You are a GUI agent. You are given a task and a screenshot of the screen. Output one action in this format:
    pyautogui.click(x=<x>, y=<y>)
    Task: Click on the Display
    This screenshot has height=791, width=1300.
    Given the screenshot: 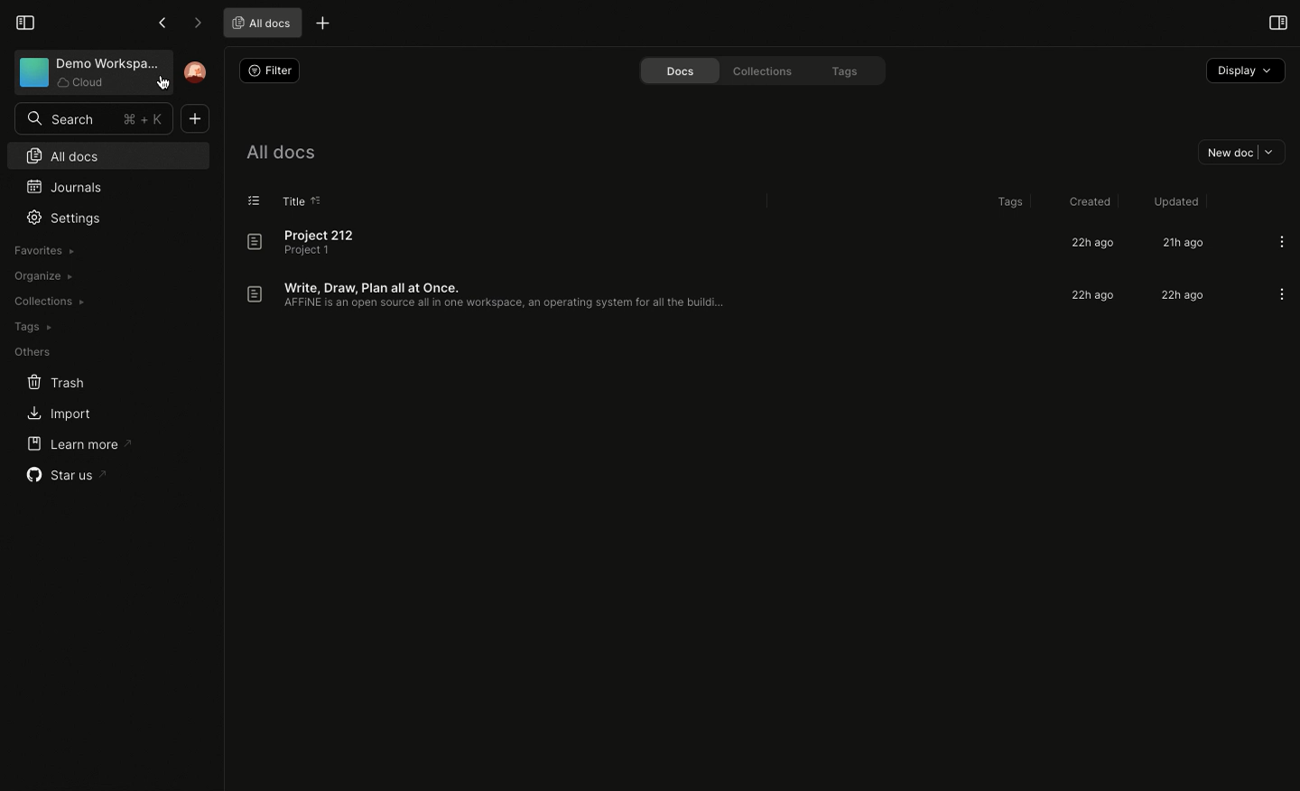 What is the action you would take?
    pyautogui.click(x=1244, y=71)
    